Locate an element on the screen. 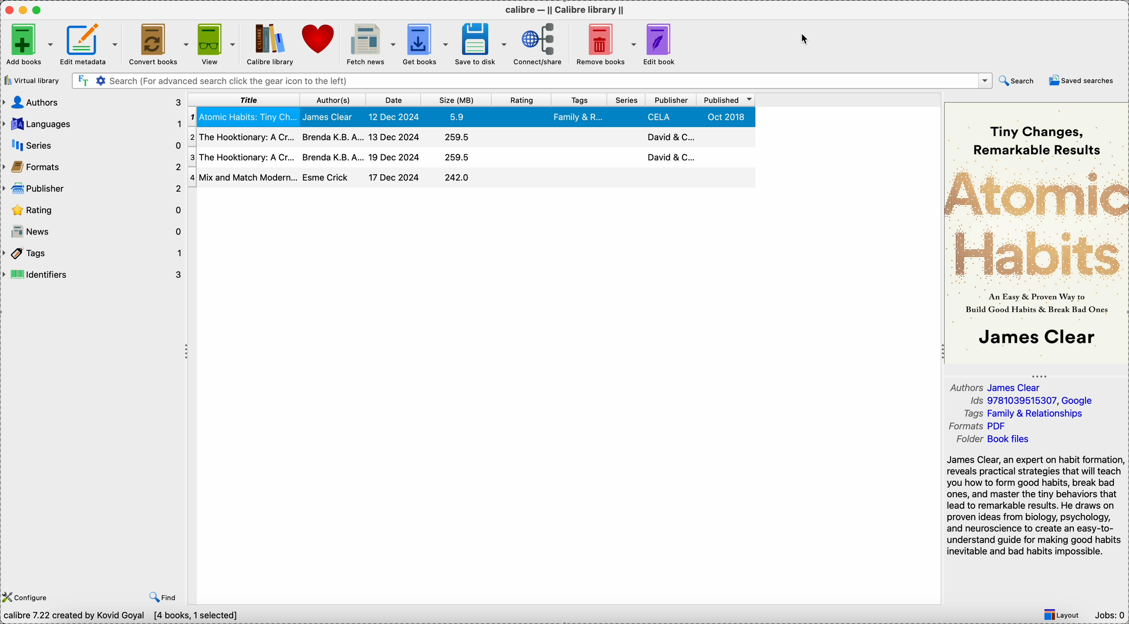  search is located at coordinates (1018, 81).